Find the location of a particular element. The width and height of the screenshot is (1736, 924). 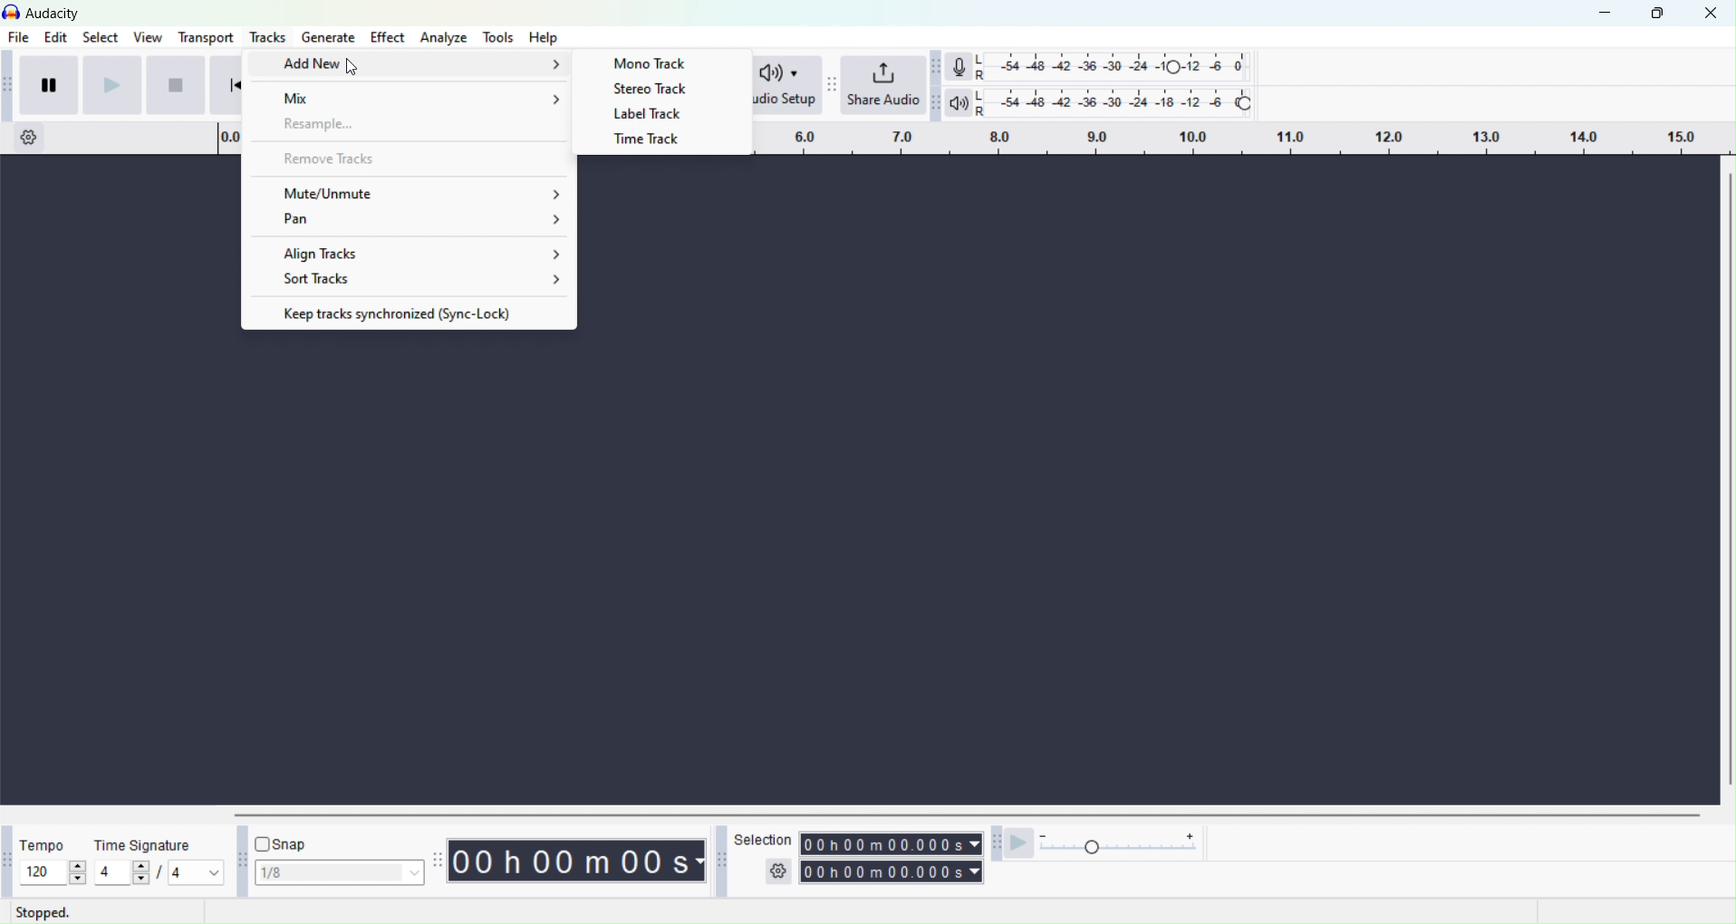

edit/current tempo is located at coordinates (37, 872).